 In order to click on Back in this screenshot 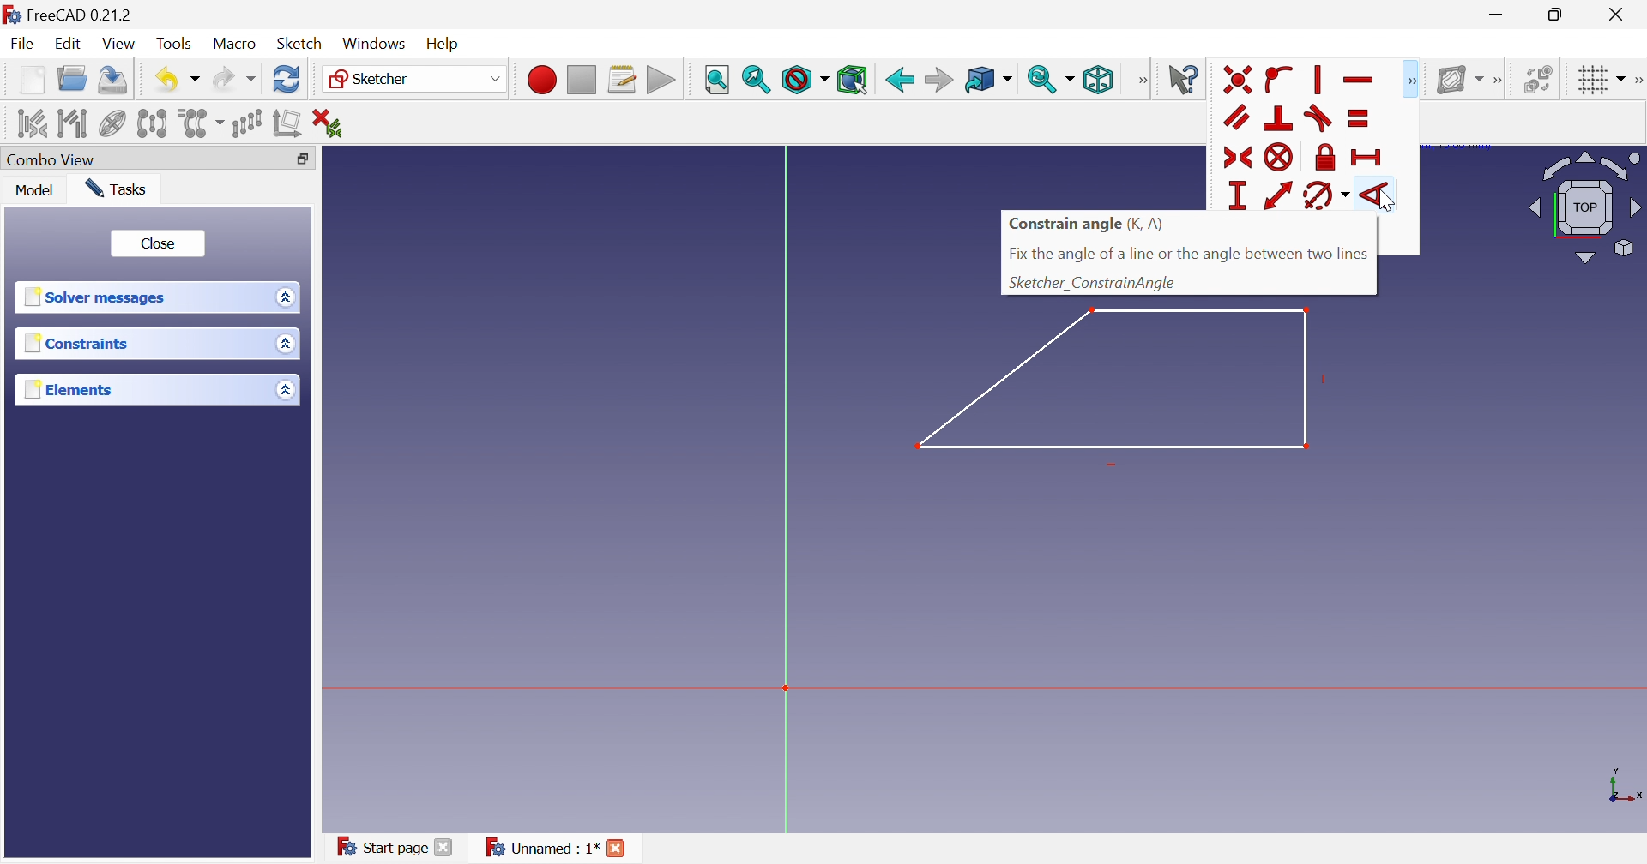, I will do `click(898, 78)`.